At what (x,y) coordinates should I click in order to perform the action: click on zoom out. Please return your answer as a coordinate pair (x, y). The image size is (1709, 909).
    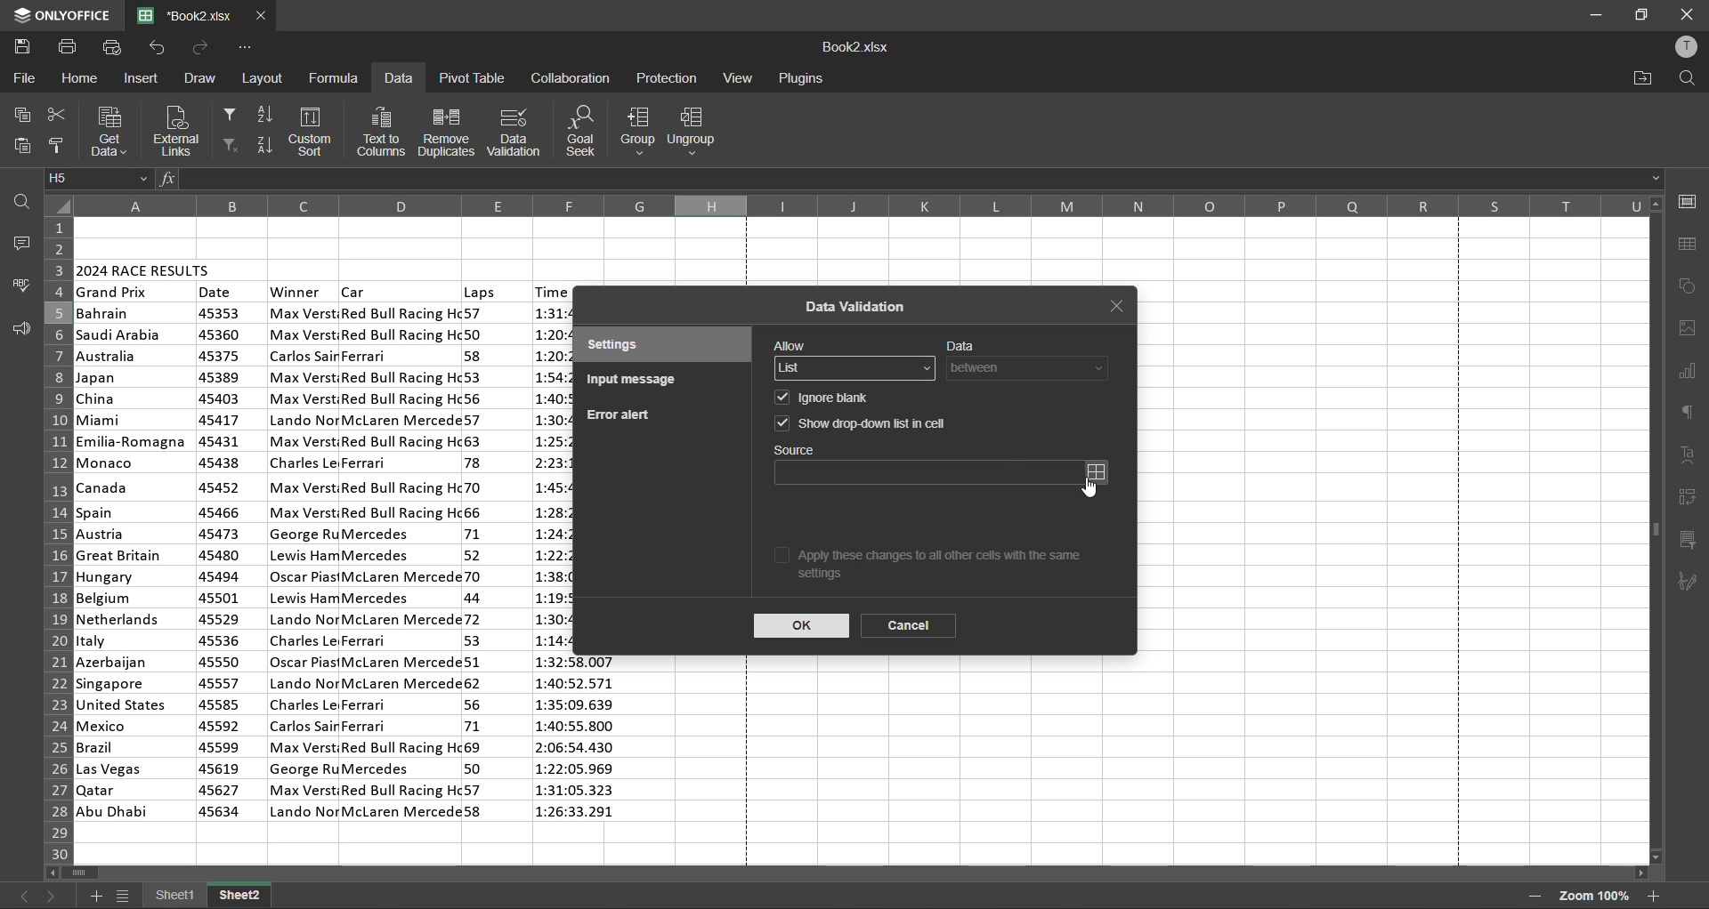
    Looking at the image, I should click on (1533, 897).